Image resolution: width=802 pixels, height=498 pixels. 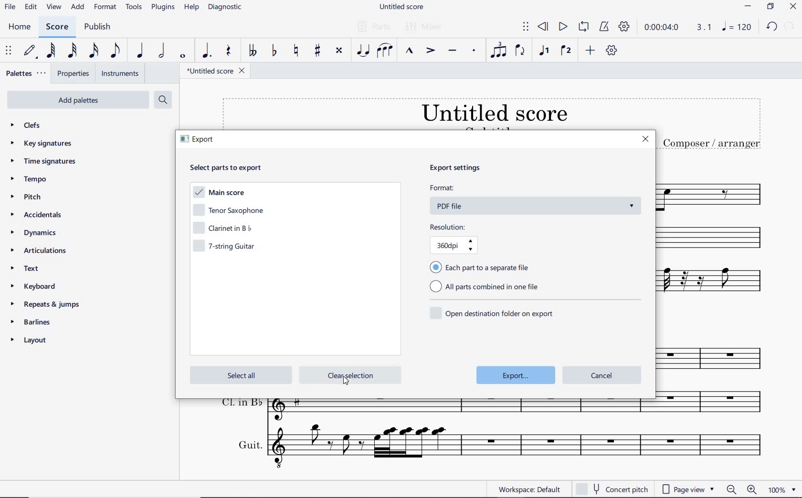 I want to click on TOGGLE DOUBLE-FLAT, so click(x=253, y=51).